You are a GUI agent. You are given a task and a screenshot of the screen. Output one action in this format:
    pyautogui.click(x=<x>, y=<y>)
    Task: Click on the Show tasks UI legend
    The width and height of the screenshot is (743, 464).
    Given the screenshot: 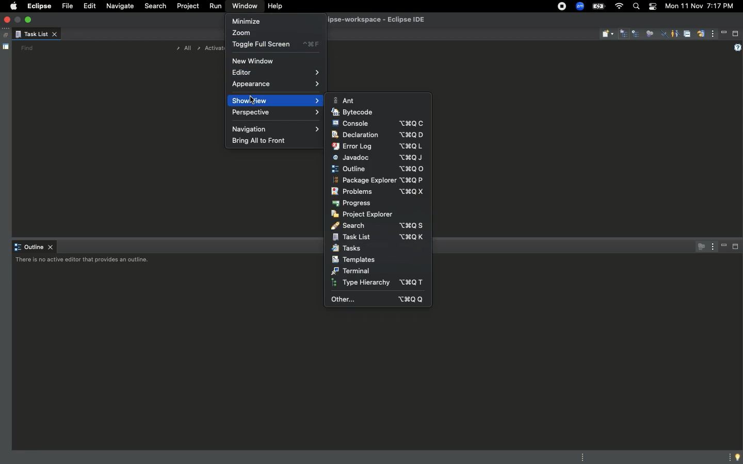 What is the action you would take?
    pyautogui.click(x=736, y=48)
    